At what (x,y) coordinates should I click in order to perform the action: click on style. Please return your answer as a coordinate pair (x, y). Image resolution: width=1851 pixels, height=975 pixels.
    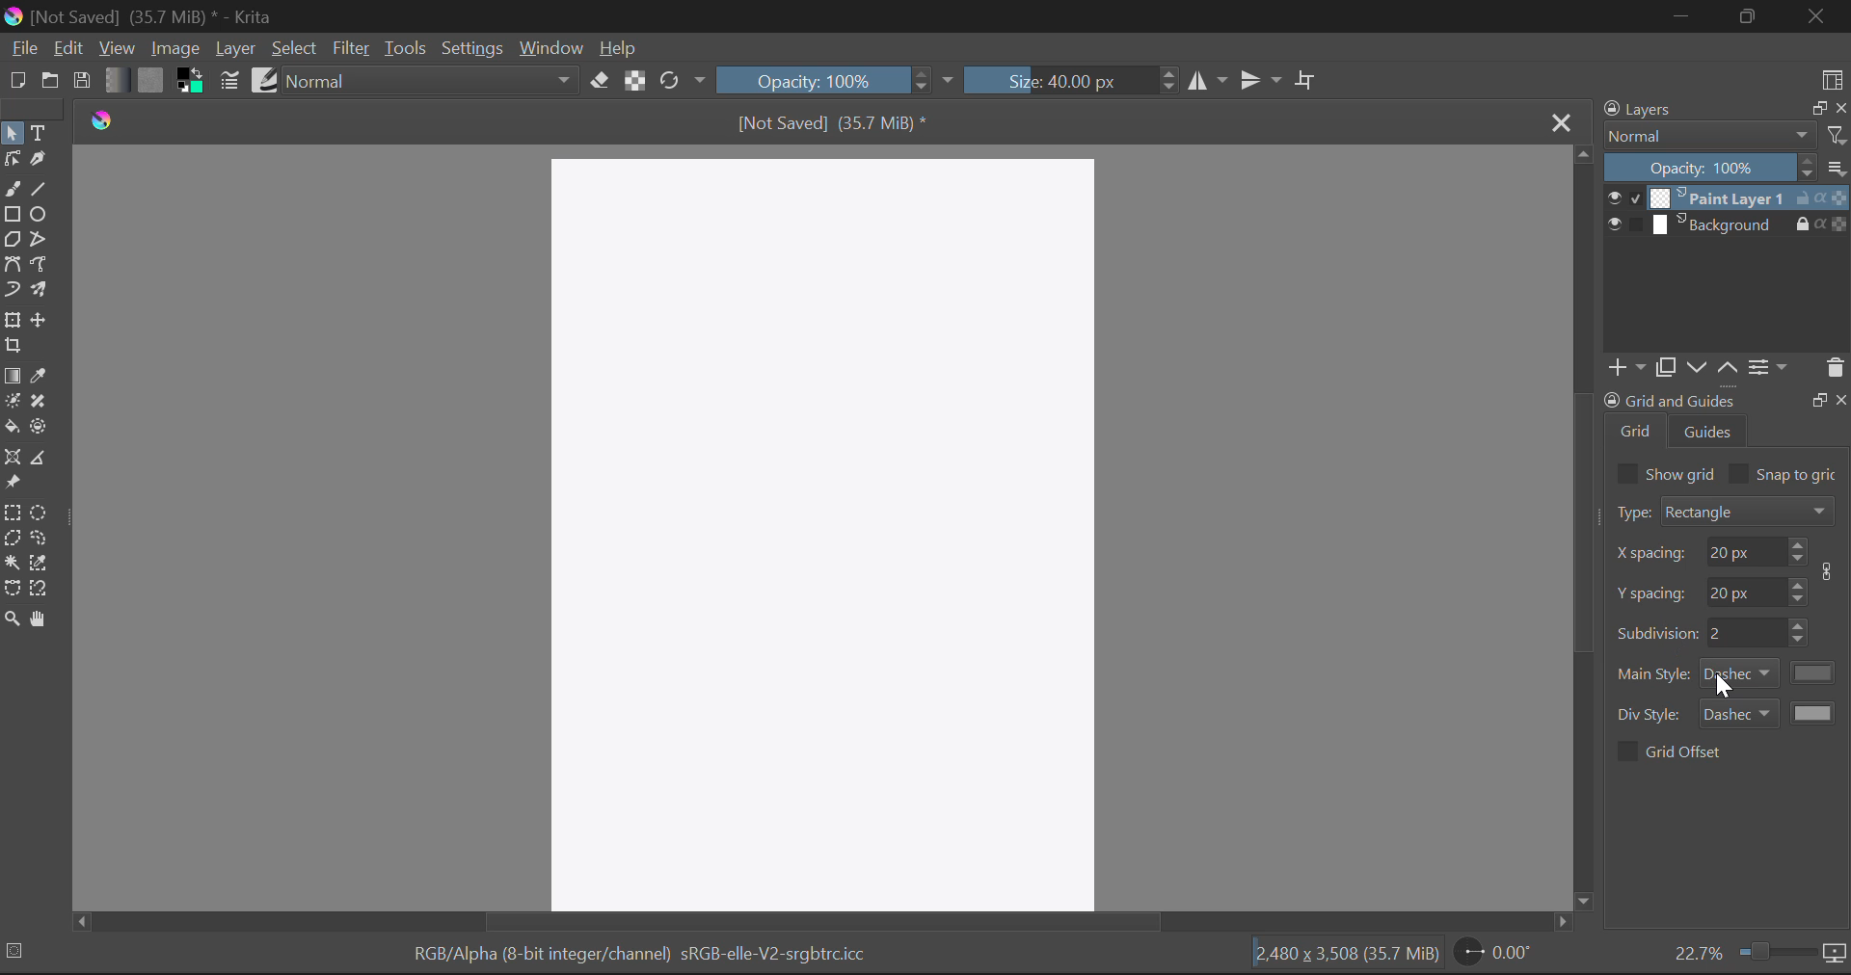
    Looking at the image, I should click on (1739, 712).